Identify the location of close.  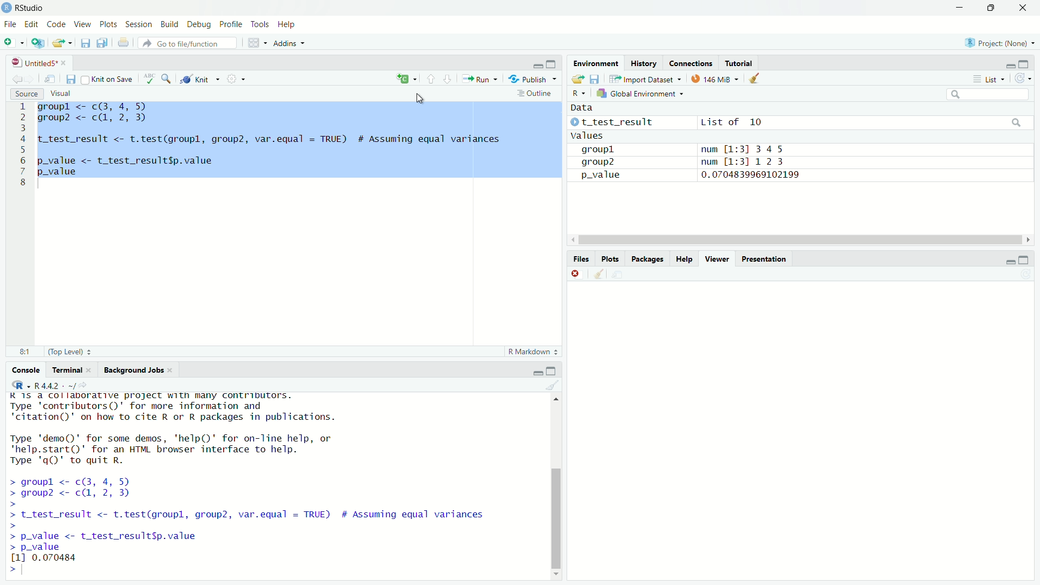
(1020, 8).